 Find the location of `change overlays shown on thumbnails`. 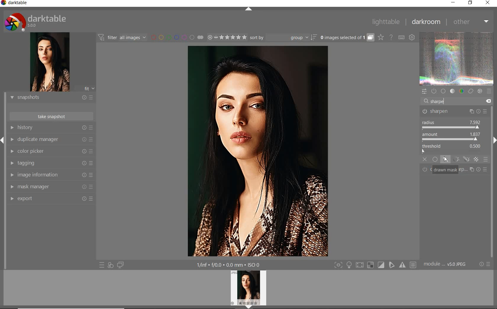

change overlays shown on thumbnails is located at coordinates (380, 38).